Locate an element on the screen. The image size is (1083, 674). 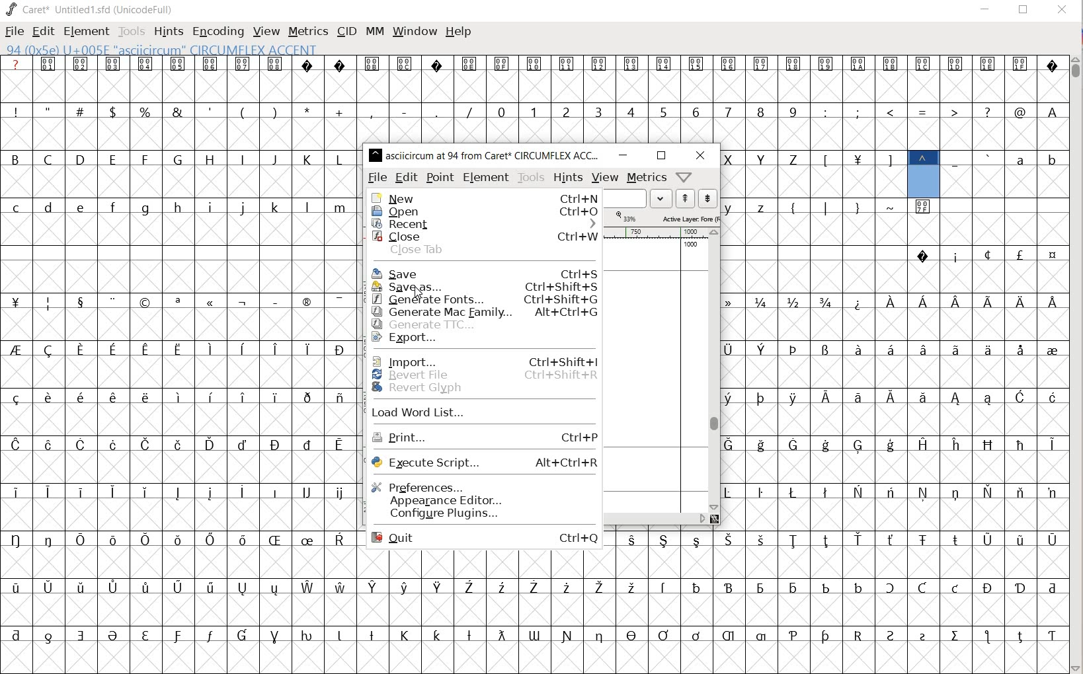
METRICS is located at coordinates (308, 32).